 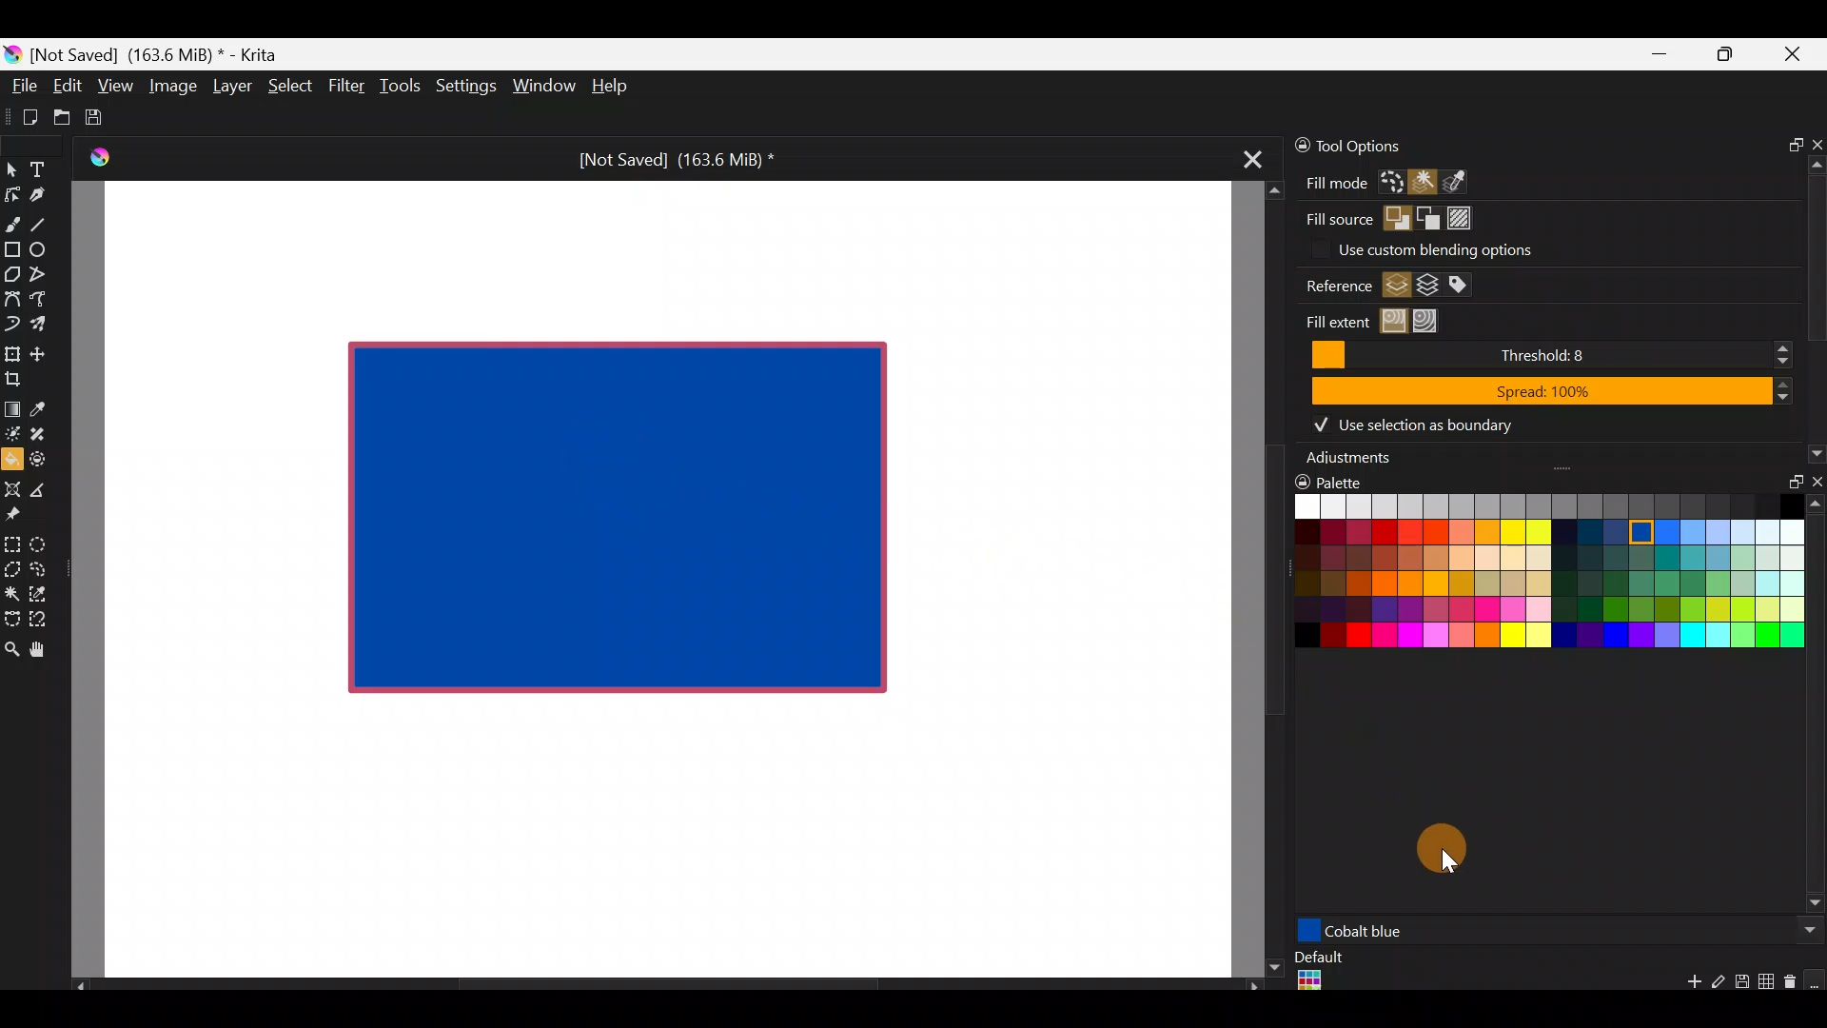 I want to click on Close docker, so click(x=1815, y=139).